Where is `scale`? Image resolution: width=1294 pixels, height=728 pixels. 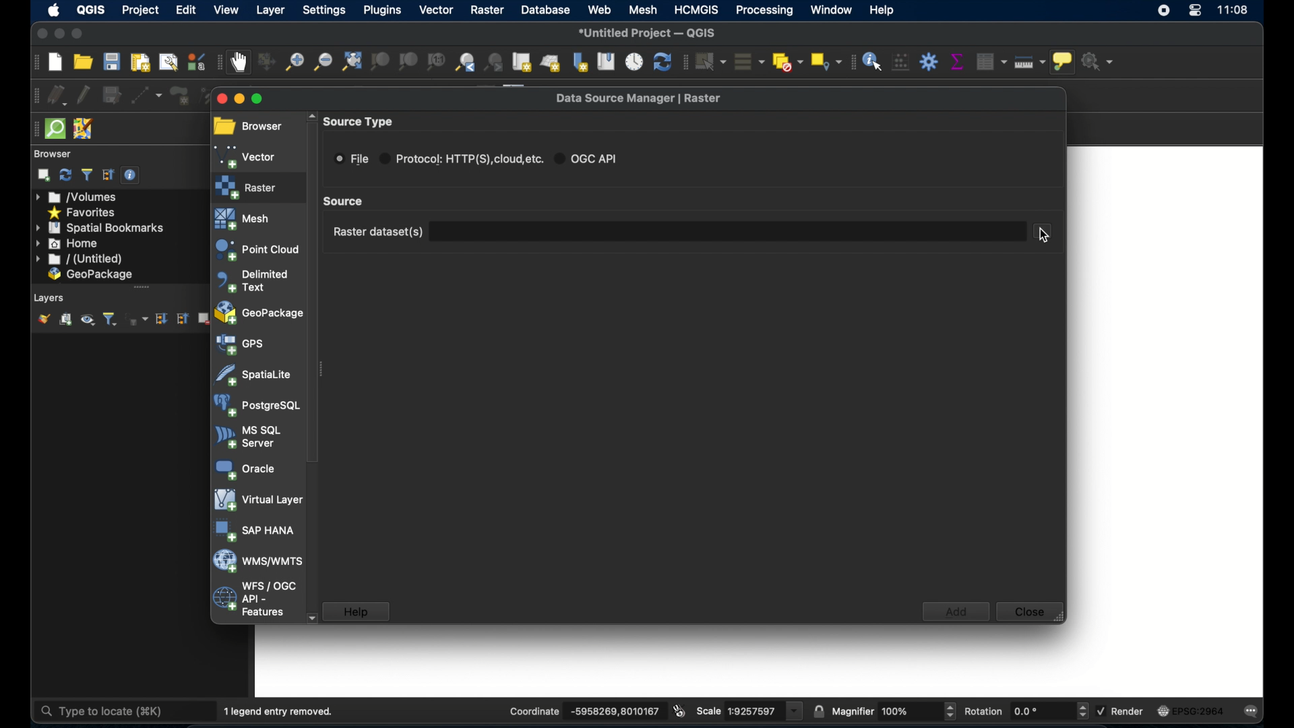
scale is located at coordinates (751, 711).